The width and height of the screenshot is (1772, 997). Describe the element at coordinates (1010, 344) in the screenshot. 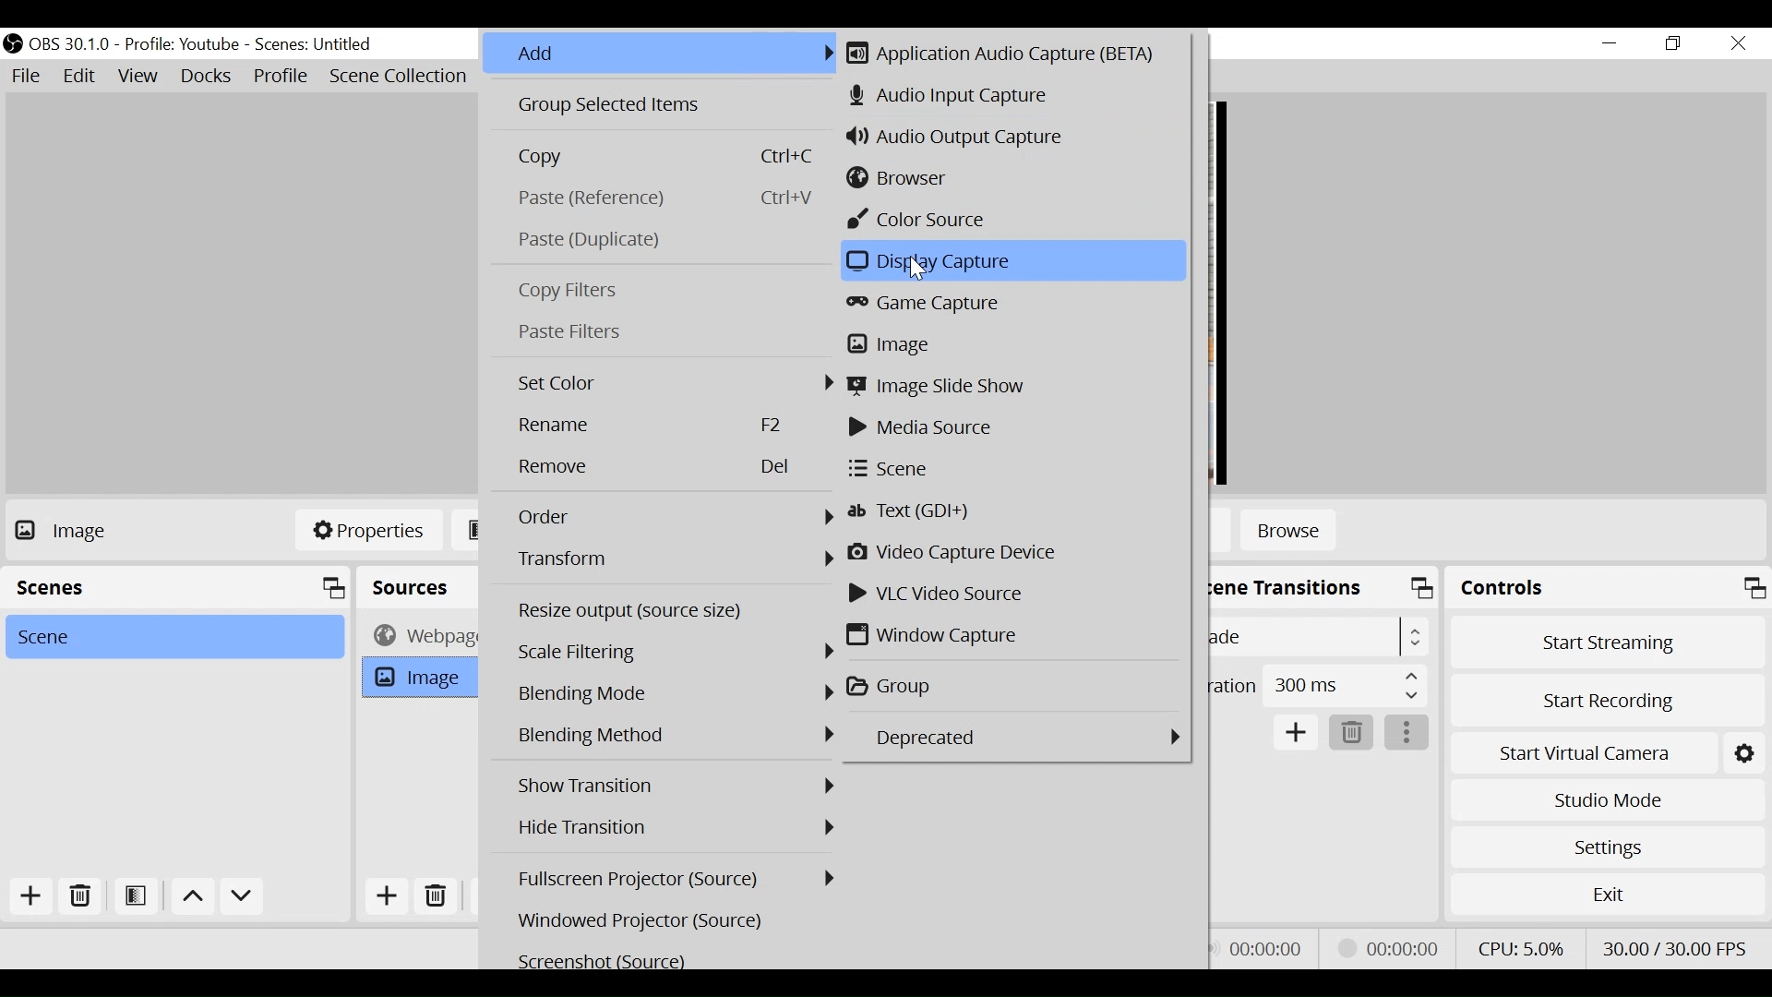

I see `Image` at that location.